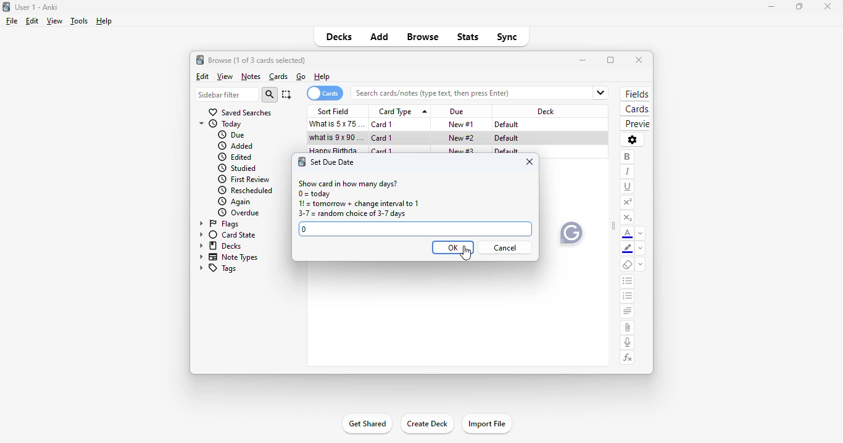 The height and width of the screenshot is (443, 843). Describe the element at coordinates (225, 77) in the screenshot. I see `view` at that location.